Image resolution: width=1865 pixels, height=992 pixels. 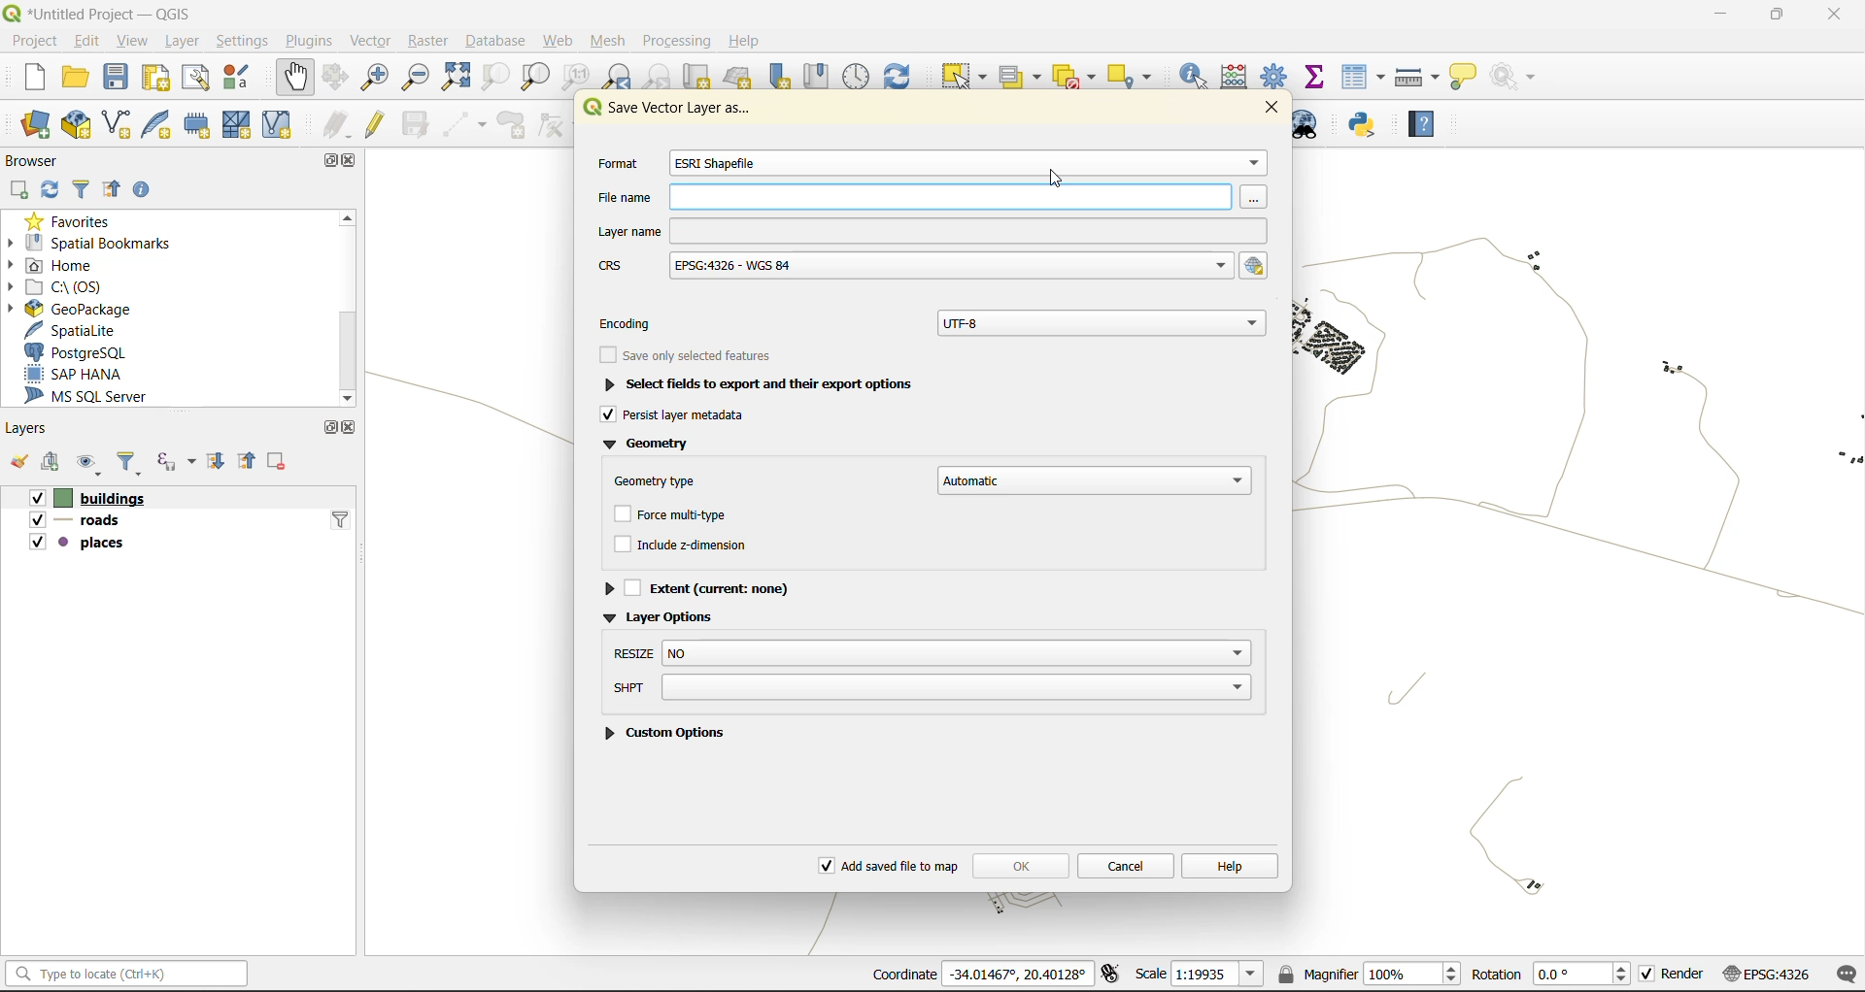 What do you see at coordinates (620, 75) in the screenshot?
I see `zoom last` at bounding box center [620, 75].